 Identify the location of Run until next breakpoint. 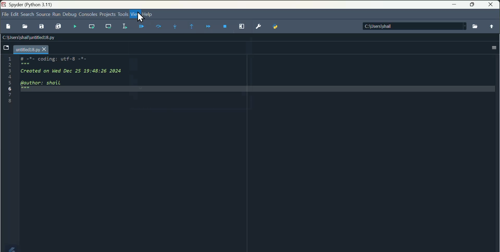
(192, 27).